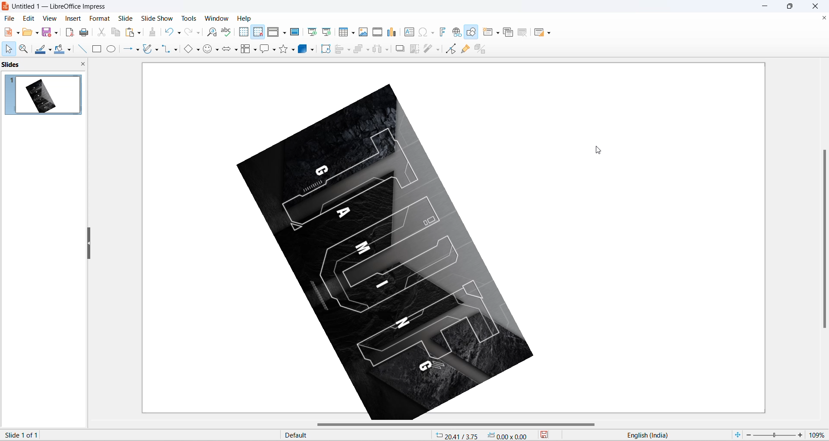  Describe the element at coordinates (69, 50) in the screenshot. I see `fill color options` at that location.